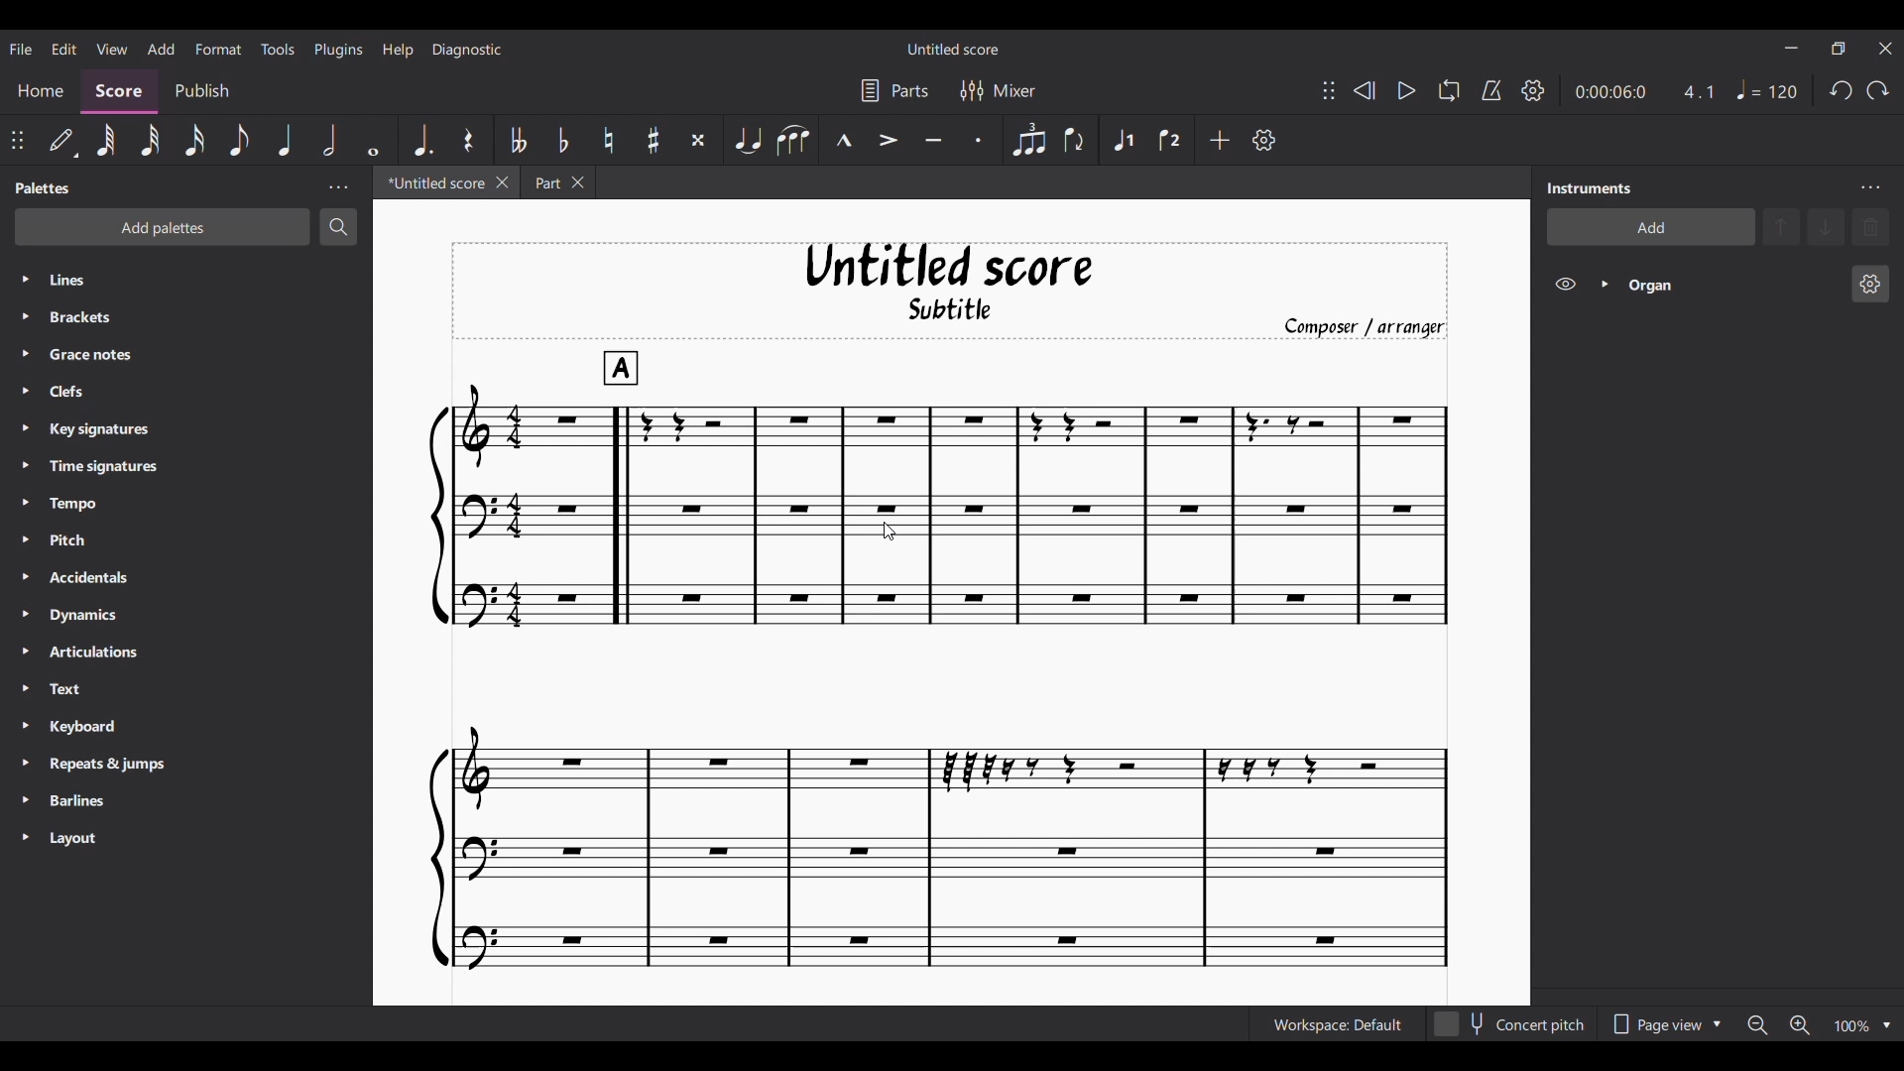 This screenshot has width=1904, height=1071. Describe the element at coordinates (557, 182) in the screenshot. I see `Earlier tab` at that location.